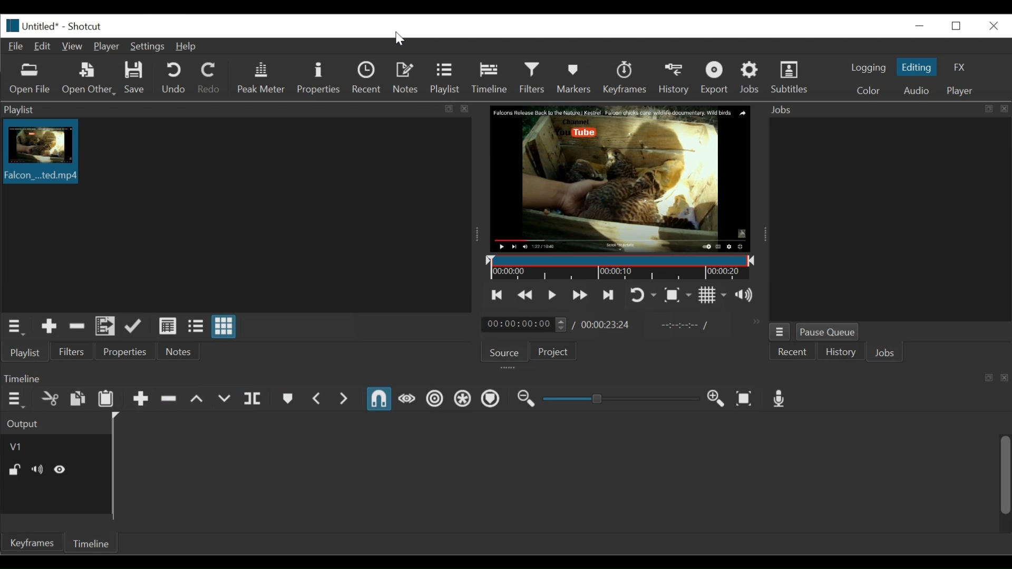 The height and width of the screenshot is (569, 1012). Describe the element at coordinates (107, 400) in the screenshot. I see `Paste` at that location.